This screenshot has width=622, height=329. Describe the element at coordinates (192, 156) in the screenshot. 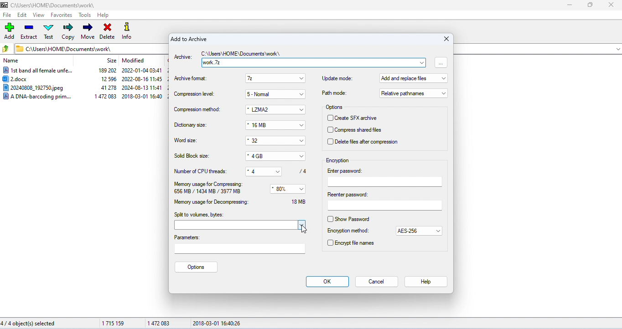

I see `solid block size` at that location.